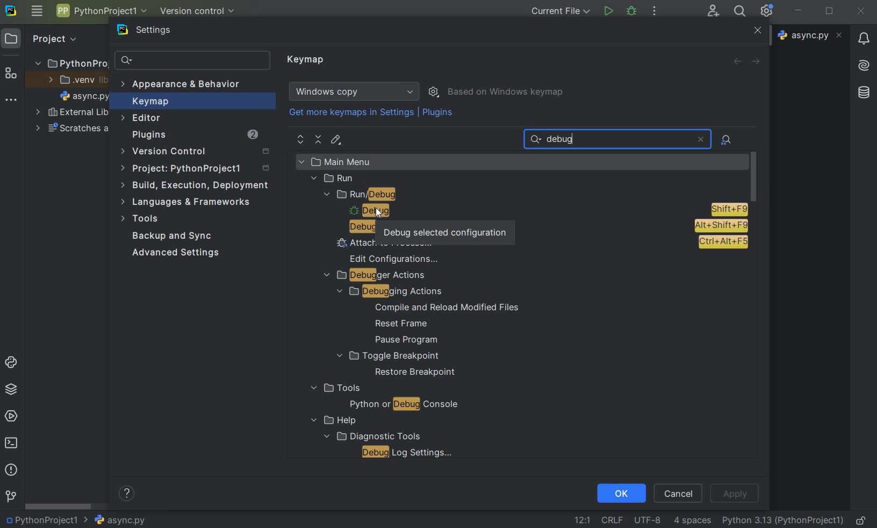 The width and height of the screenshot is (877, 528). What do you see at coordinates (700, 139) in the screenshot?
I see `close` at bounding box center [700, 139].